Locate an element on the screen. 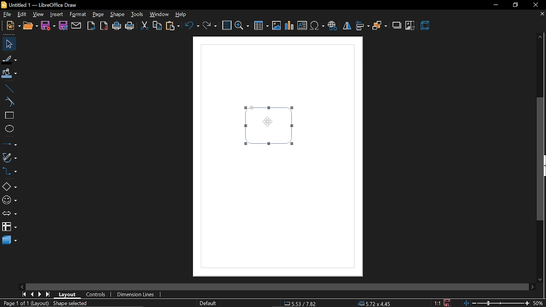  arrange is located at coordinates (379, 27).